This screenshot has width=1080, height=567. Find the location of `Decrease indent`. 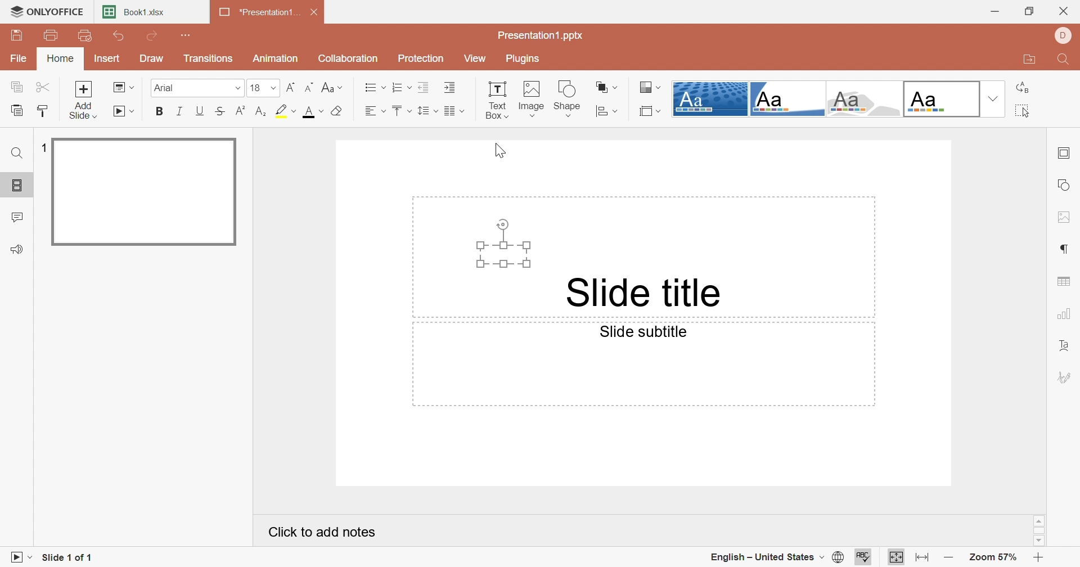

Decrease indent is located at coordinates (422, 89).